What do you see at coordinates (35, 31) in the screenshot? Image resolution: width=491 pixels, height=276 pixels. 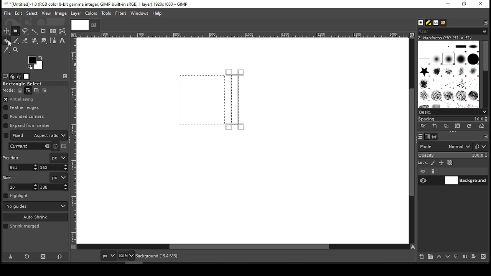 I see `fuzzy selection tool` at bounding box center [35, 31].